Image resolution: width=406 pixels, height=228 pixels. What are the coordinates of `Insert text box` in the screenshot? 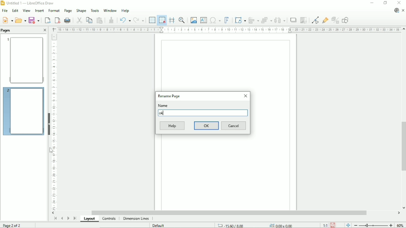 It's located at (203, 20).